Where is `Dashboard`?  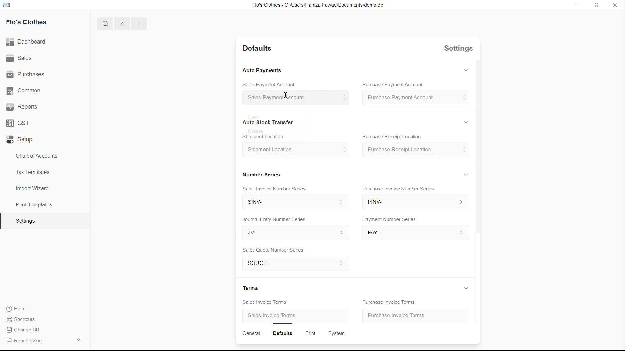 Dashboard is located at coordinates (28, 42).